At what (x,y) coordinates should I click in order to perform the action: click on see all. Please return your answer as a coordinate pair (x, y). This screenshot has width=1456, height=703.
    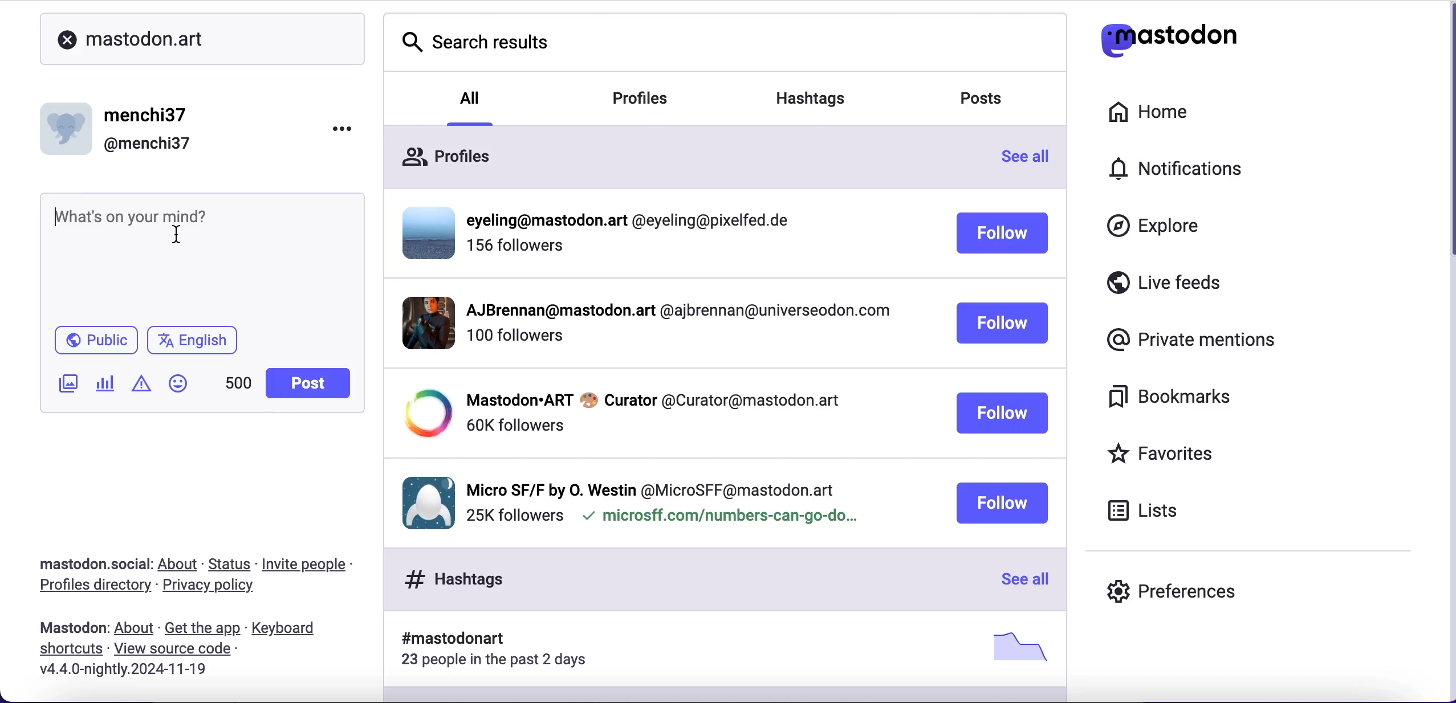
    Looking at the image, I should click on (1020, 578).